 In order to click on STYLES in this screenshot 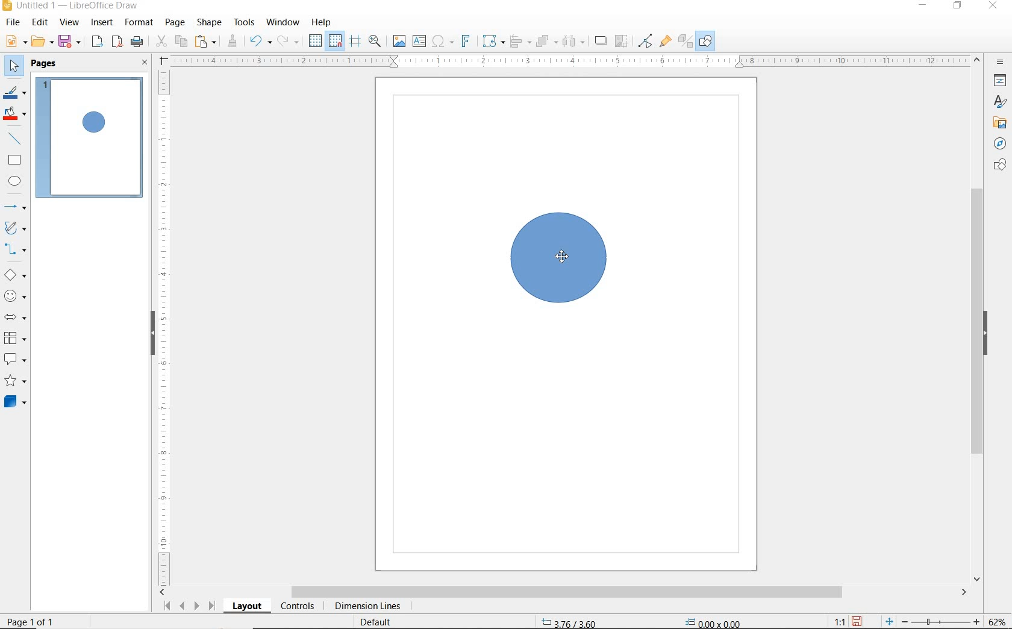, I will do `click(1000, 101)`.